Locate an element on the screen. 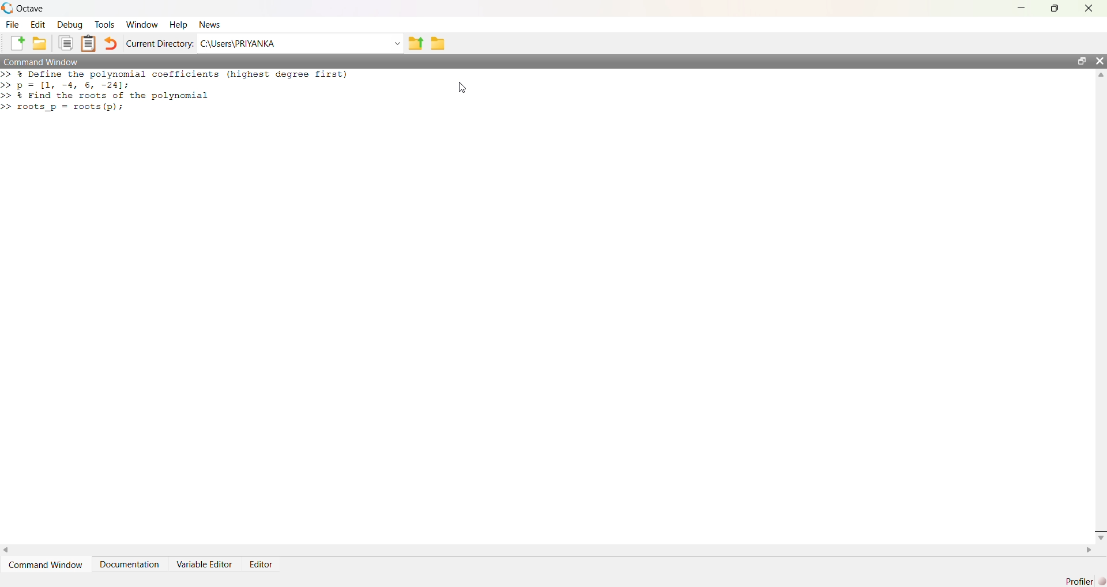  Octave is located at coordinates (28, 9).